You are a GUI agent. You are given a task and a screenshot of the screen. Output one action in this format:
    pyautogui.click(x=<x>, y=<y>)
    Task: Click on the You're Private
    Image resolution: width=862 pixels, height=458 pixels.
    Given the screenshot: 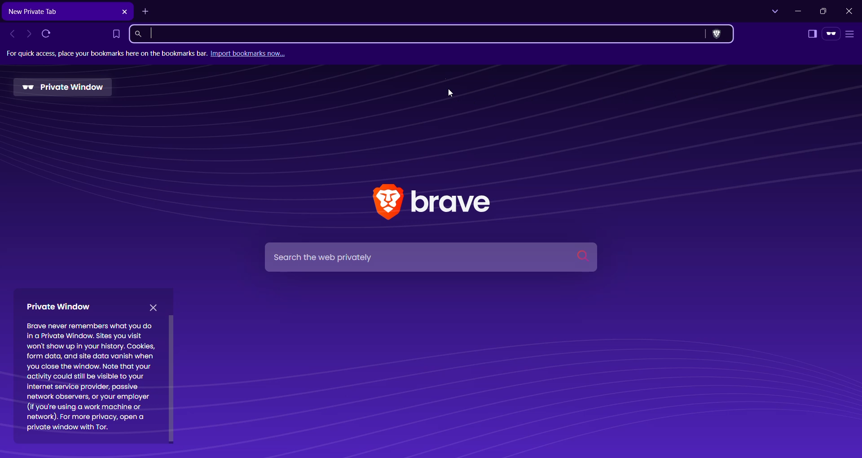 What is the action you would take?
    pyautogui.click(x=831, y=34)
    